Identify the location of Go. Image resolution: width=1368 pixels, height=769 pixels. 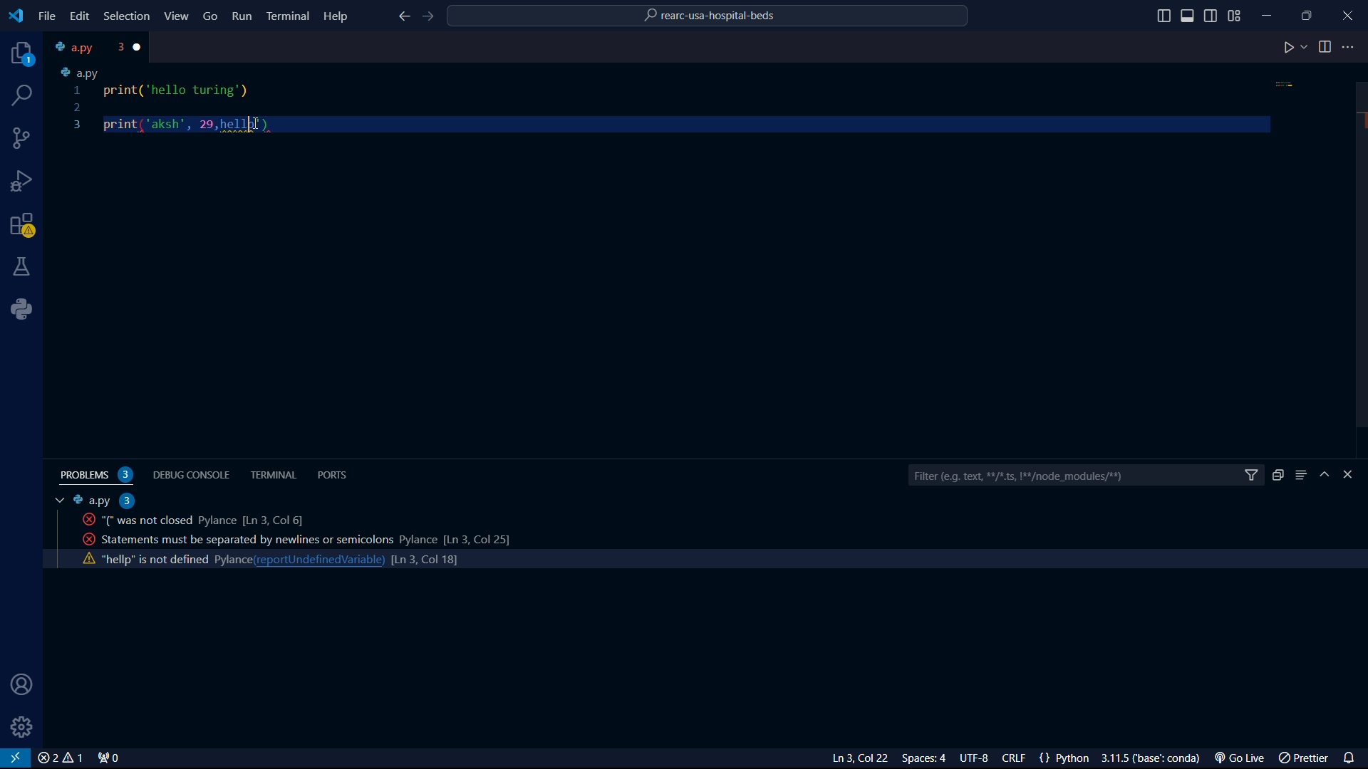
(211, 15).